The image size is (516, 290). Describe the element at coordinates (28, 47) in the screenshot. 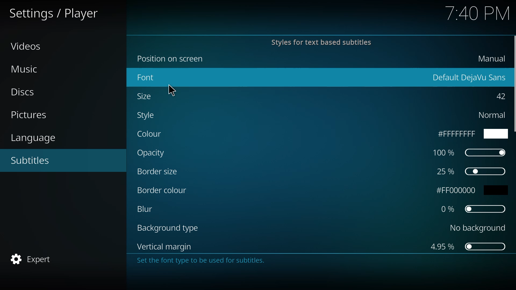

I see `videos` at that location.